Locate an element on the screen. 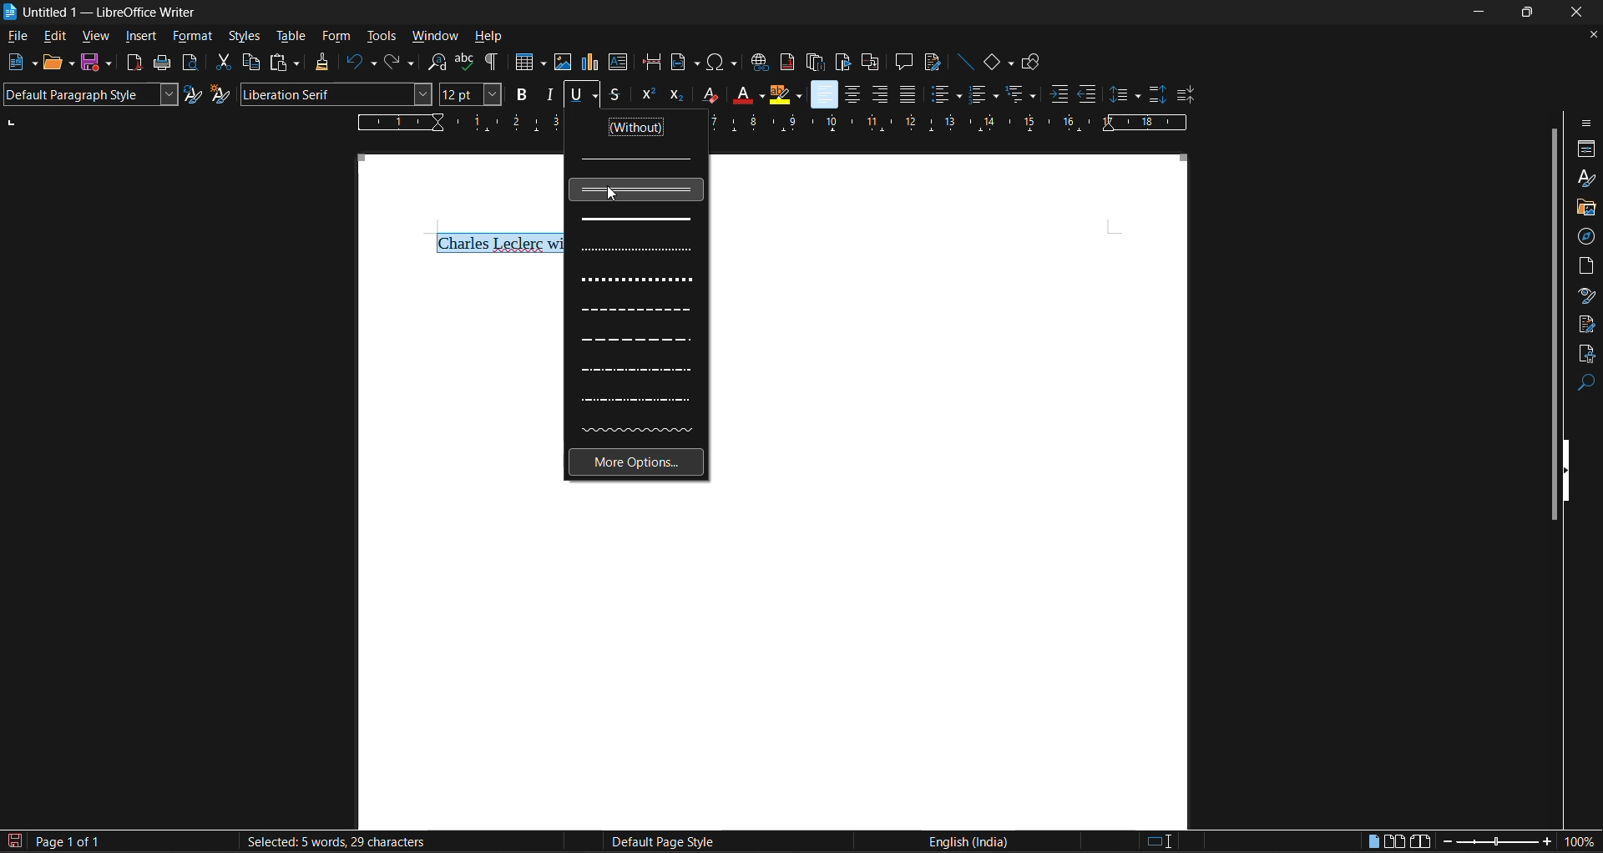 The height and width of the screenshot is (853, 1603). insert footnote is located at coordinates (785, 62).